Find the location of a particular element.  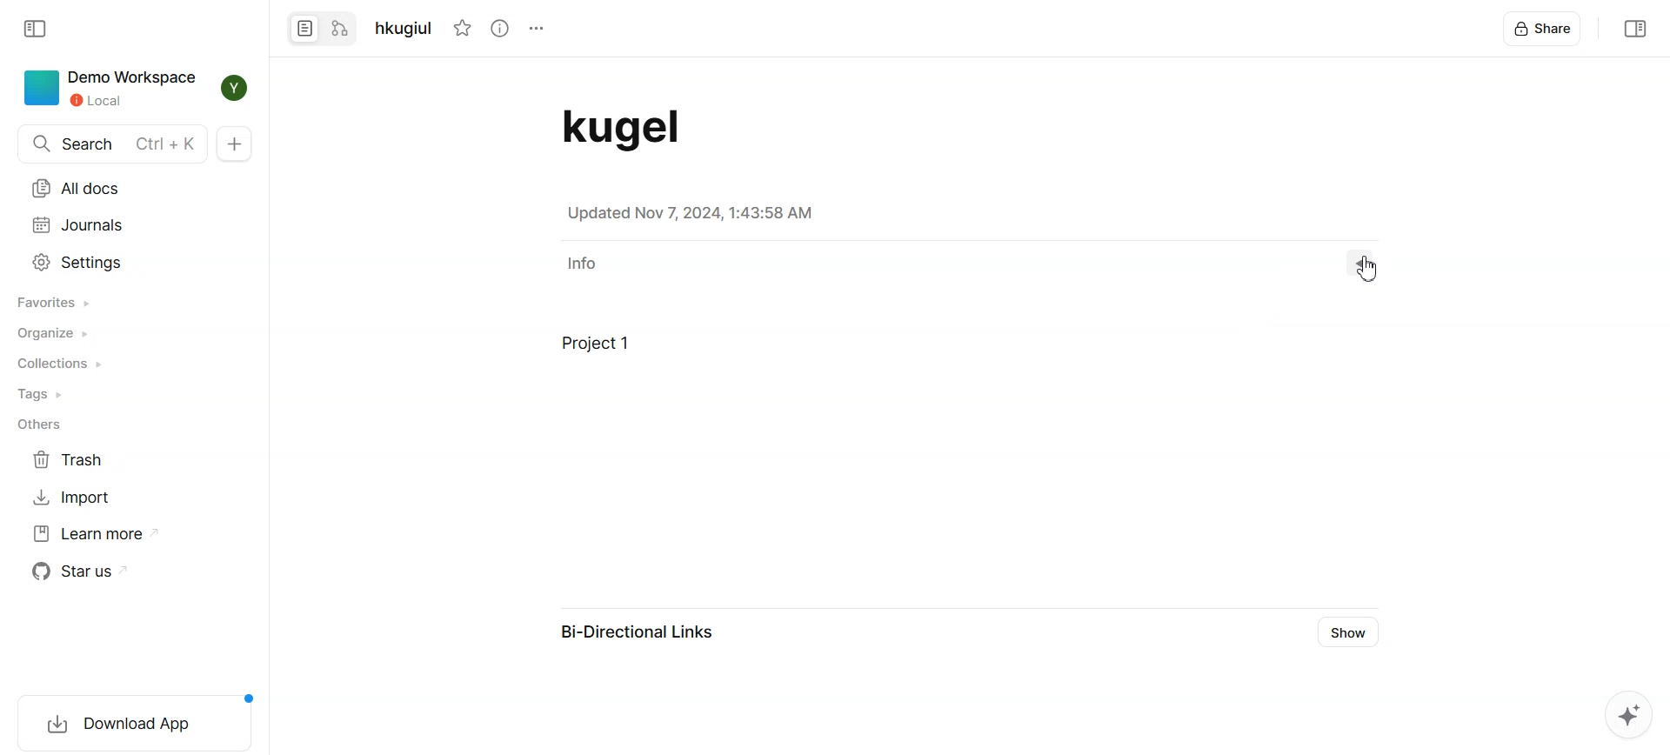

Info is located at coordinates (578, 263).